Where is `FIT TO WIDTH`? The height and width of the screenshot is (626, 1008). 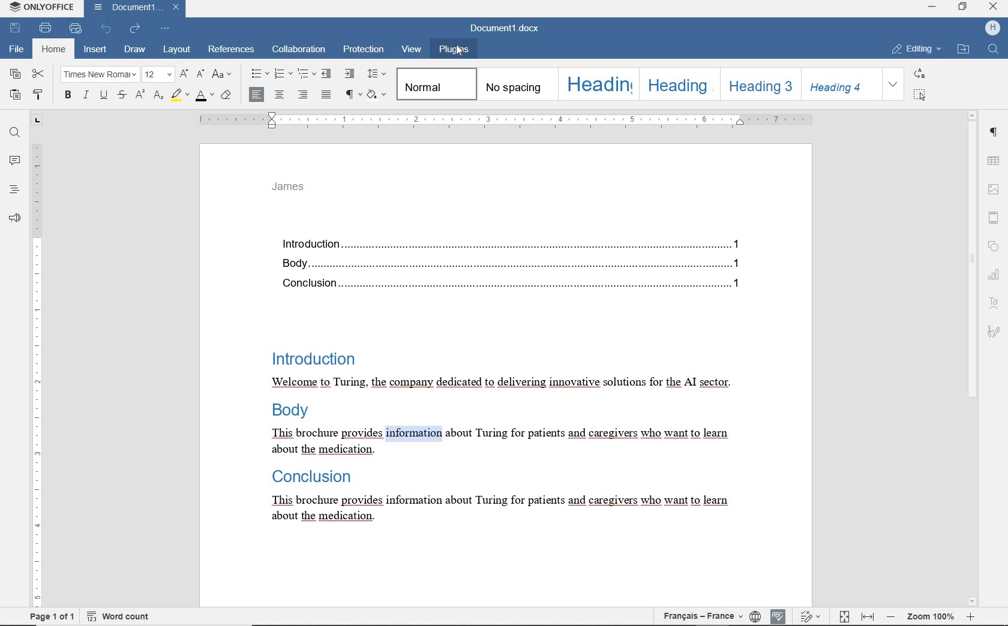
FIT TO WIDTH is located at coordinates (868, 616).